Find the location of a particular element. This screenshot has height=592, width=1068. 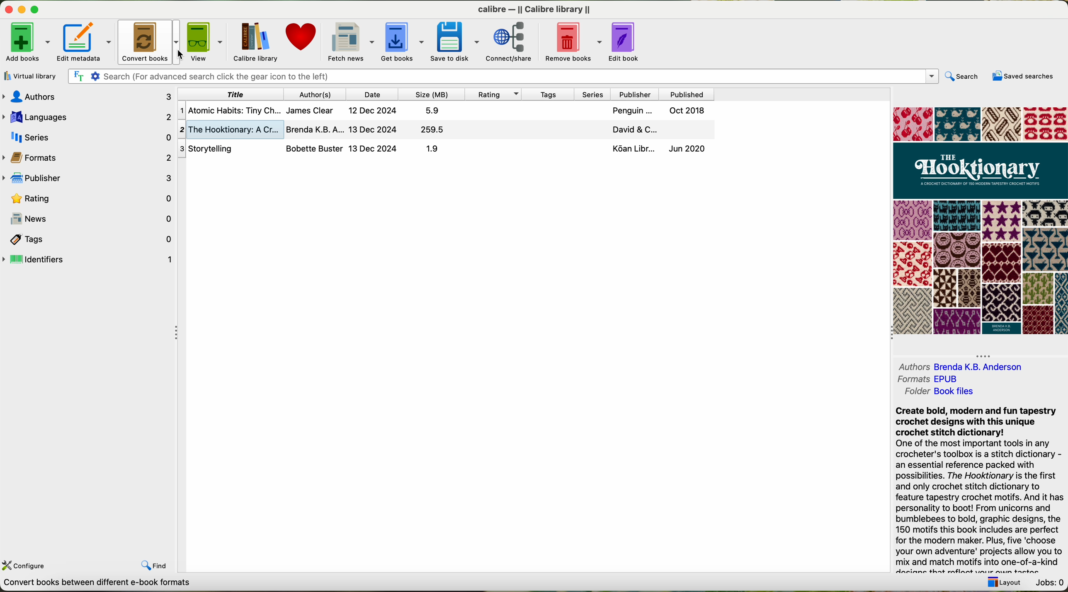

saved searches is located at coordinates (1022, 77).